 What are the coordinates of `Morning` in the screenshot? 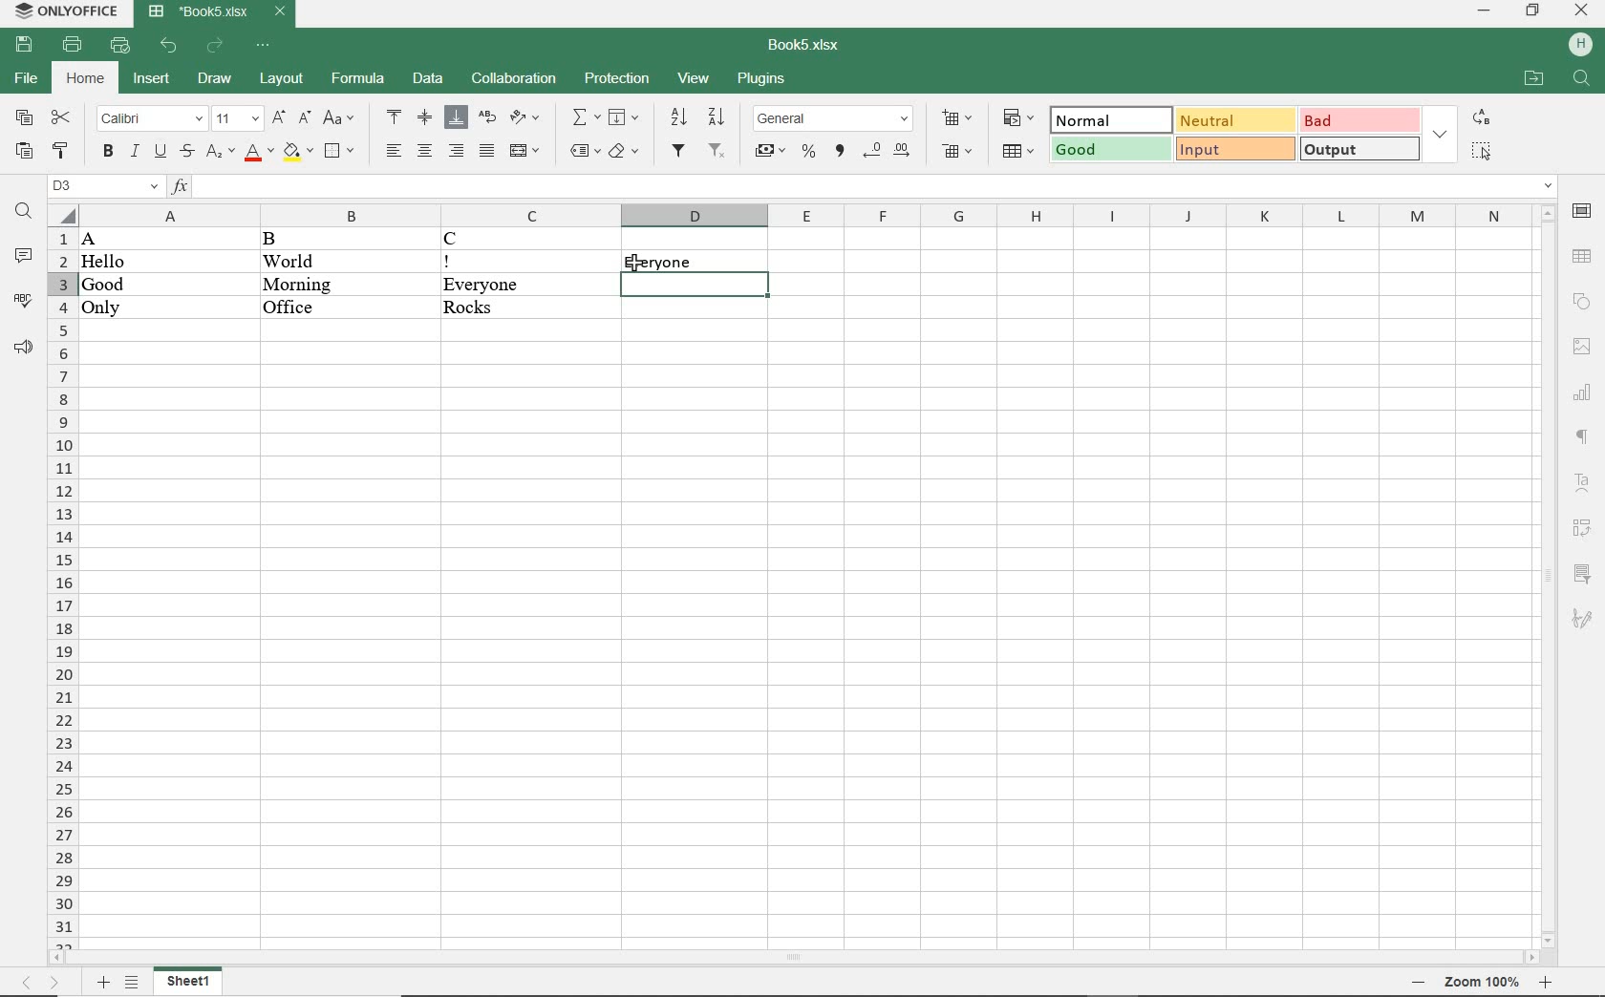 It's located at (323, 284).